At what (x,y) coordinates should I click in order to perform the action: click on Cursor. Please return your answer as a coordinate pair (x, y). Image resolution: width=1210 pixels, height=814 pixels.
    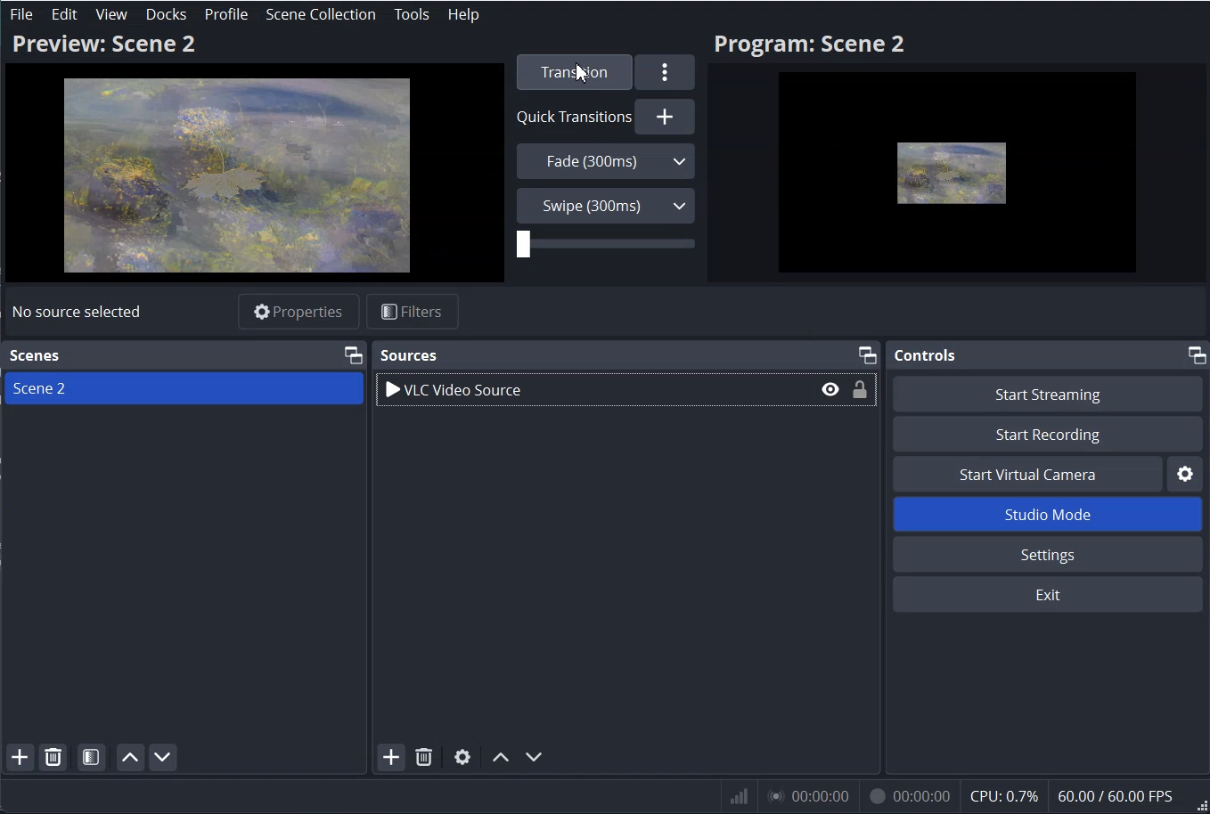
    Looking at the image, I should click on (585, 73).